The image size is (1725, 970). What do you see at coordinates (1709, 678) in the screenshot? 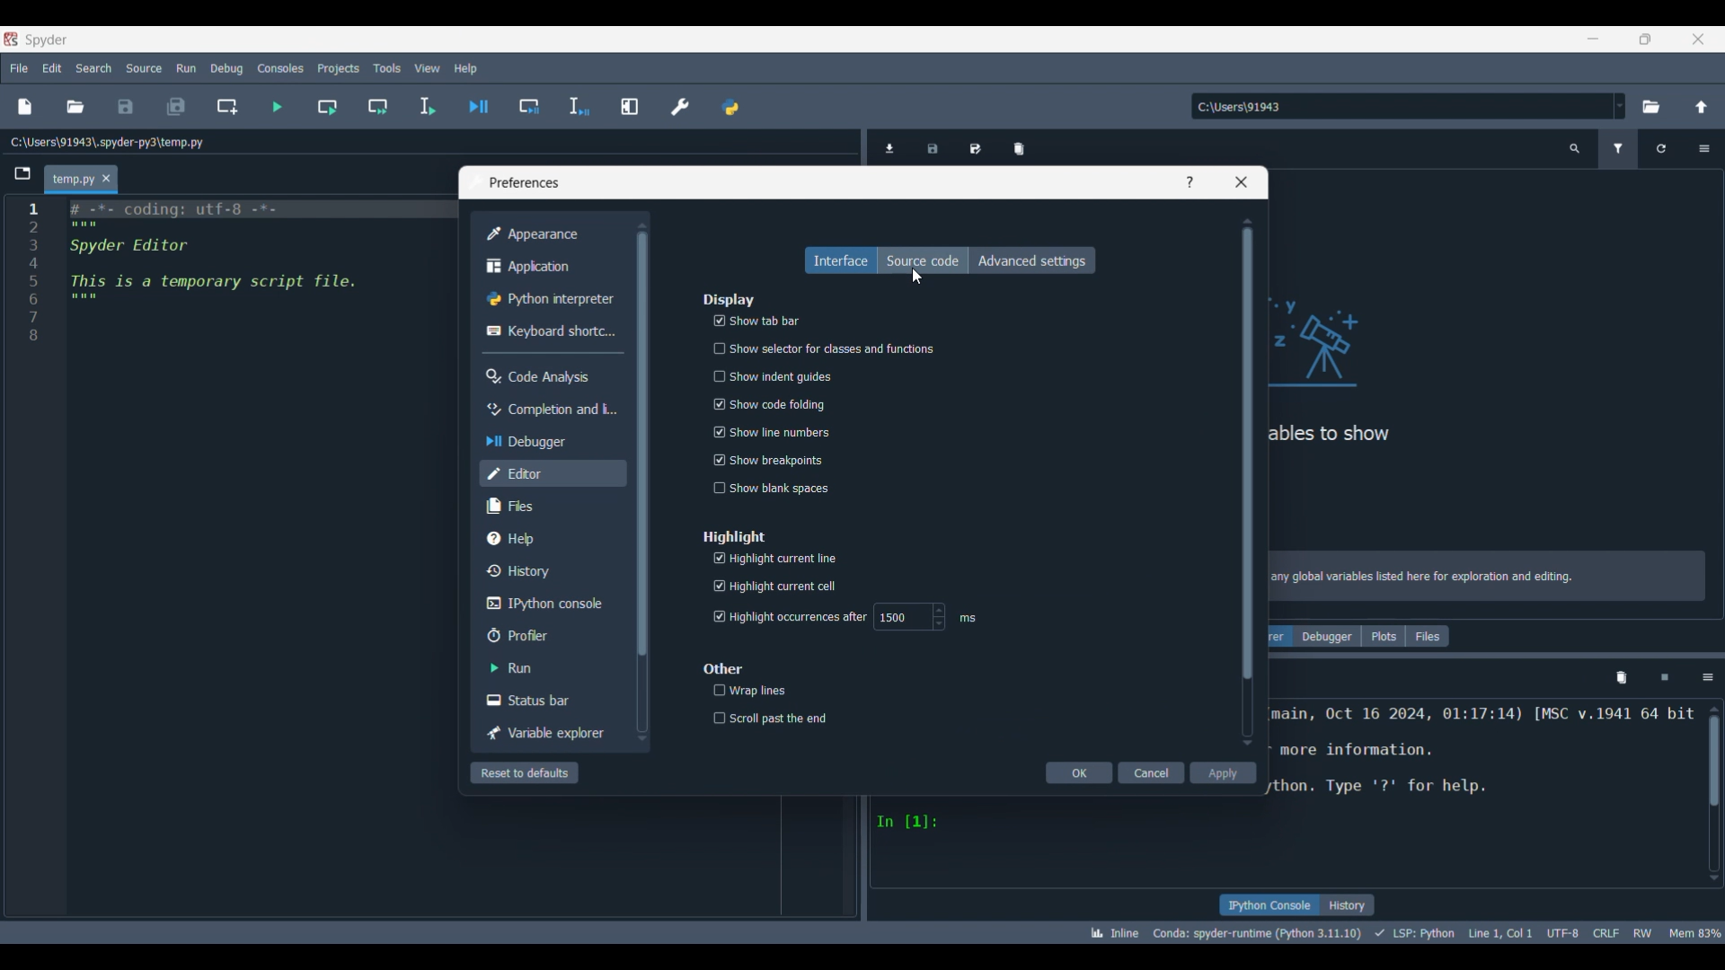
I see `Options` at bounding box center [1709, 678].